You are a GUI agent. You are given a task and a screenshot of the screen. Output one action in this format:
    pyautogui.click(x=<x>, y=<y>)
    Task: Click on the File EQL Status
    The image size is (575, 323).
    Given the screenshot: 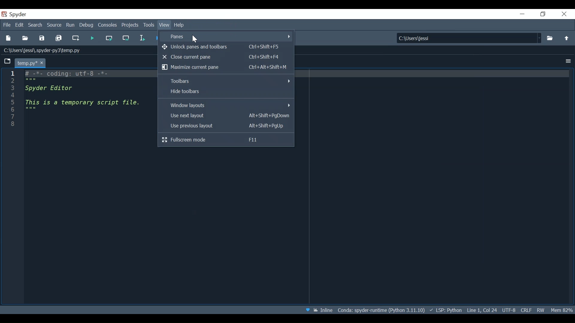 What is the action you would take?
    pyautogui.click(x=526, y=309)
    